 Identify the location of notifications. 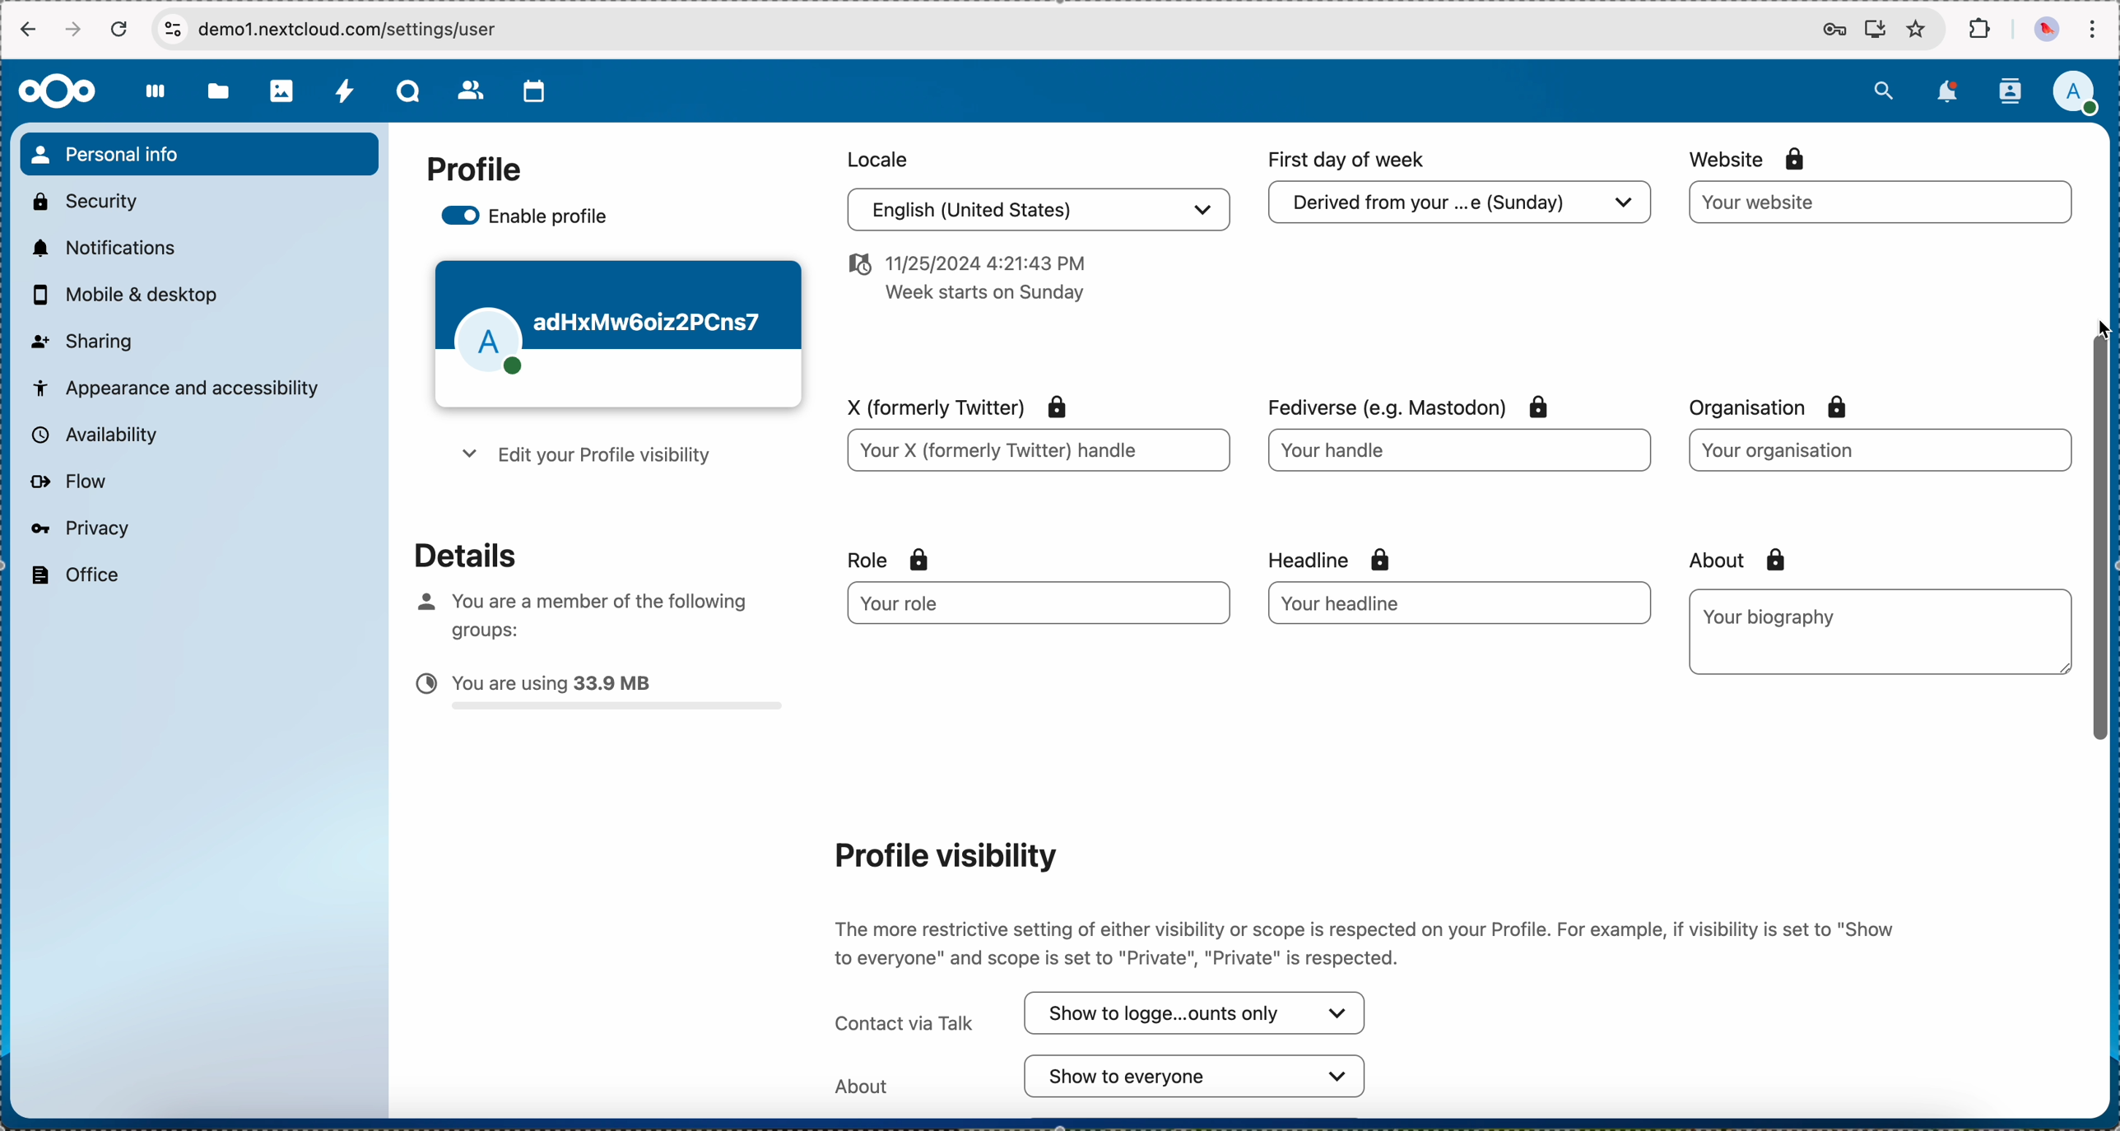
(100, 247).